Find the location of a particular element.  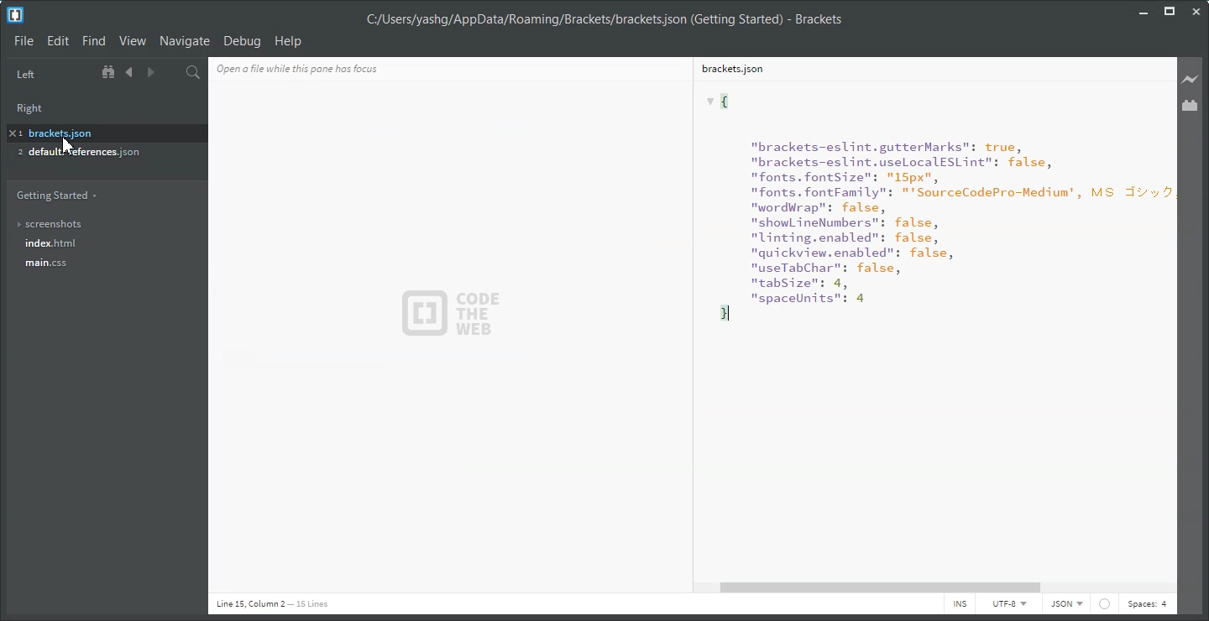

Help is located at coordinates (289, 40).